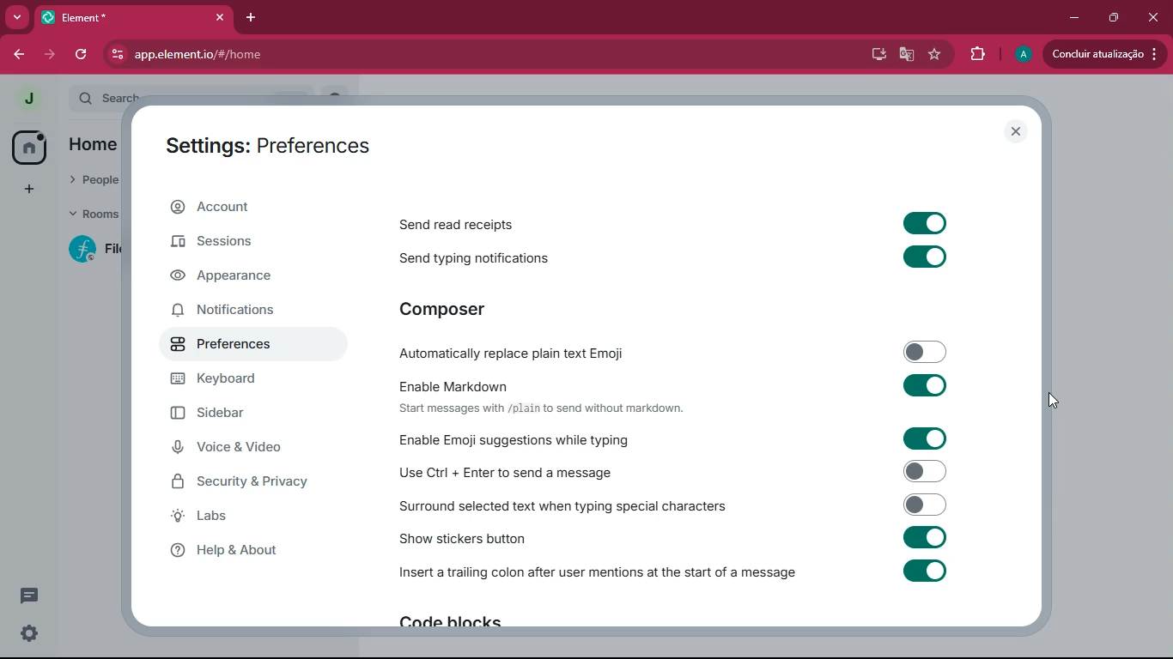 This screenshot has height=659, width=1173. What do you see at coordinates (1054, 401) in the screenshot?
I see `cursor` at bounding box center [1054, 401].